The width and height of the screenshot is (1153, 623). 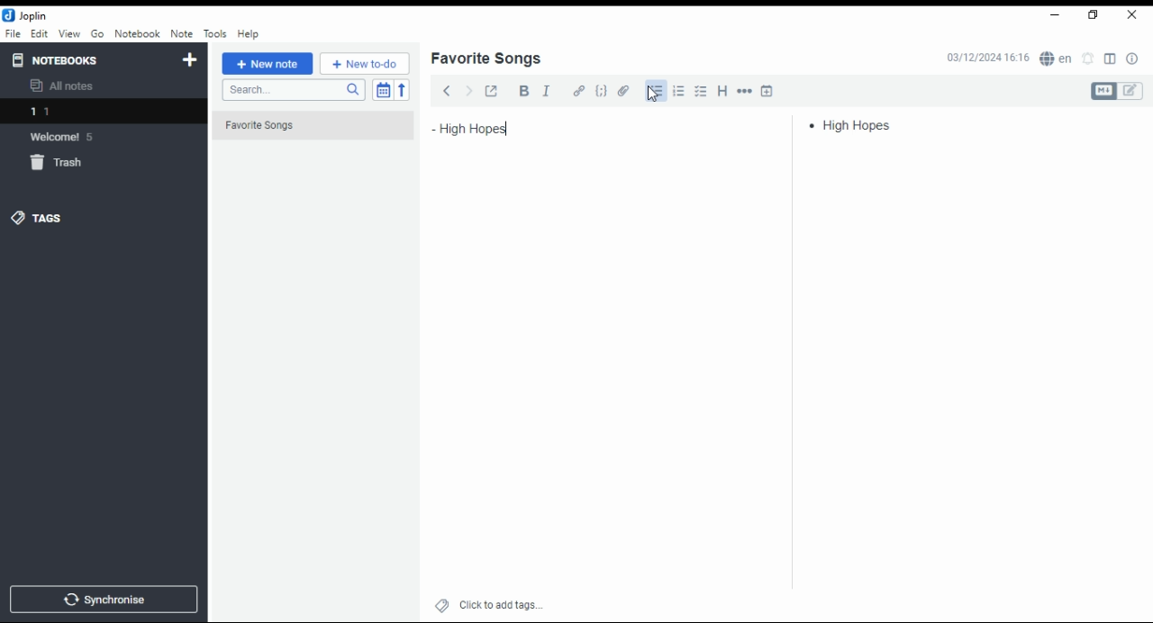 I want to click on hyperlink, so click(x=579, y=90).